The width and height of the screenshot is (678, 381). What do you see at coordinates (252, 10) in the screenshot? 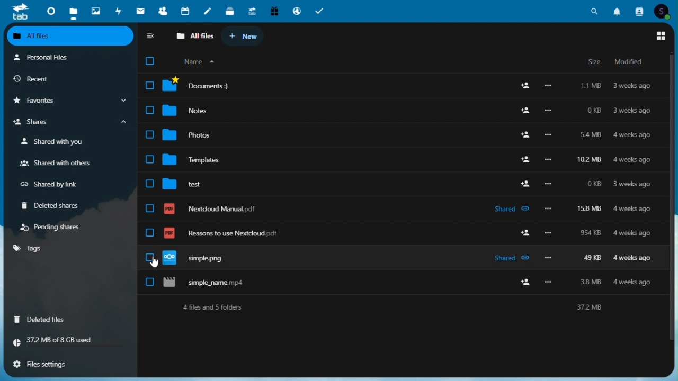
I see `upgrade` at bounding box center [252, 10].